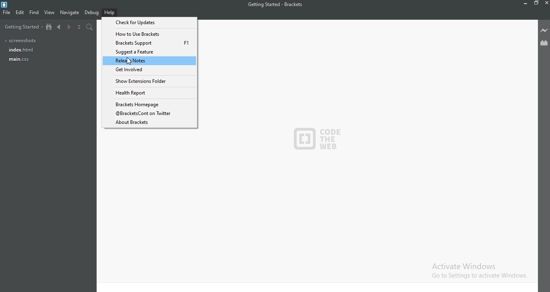  What do you see at coordinates (6, 13) in the screenshot?
I see `File` at bounding box center [6, 13].